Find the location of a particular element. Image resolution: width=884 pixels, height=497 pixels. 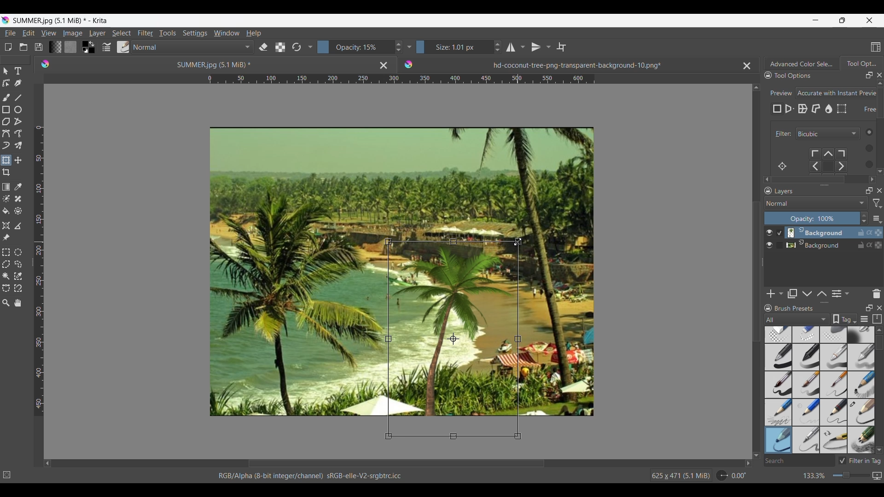

Move position is located at coordinates (18, 160).